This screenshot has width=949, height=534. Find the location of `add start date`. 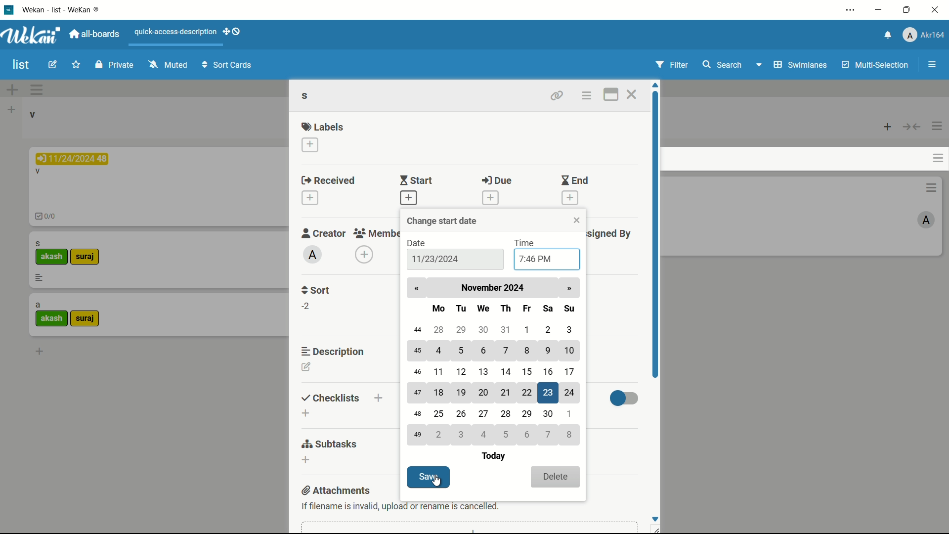

add start date is located at coordinates (408, 198).